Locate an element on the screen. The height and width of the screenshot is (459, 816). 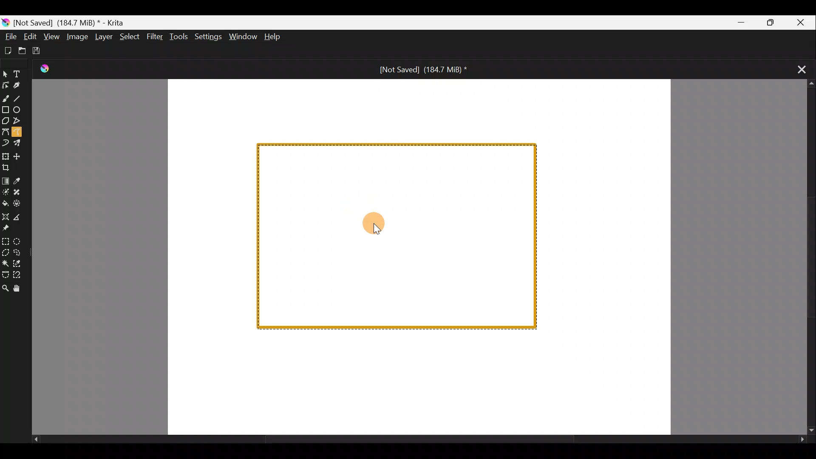
Save is located at coordinates (40, 52).